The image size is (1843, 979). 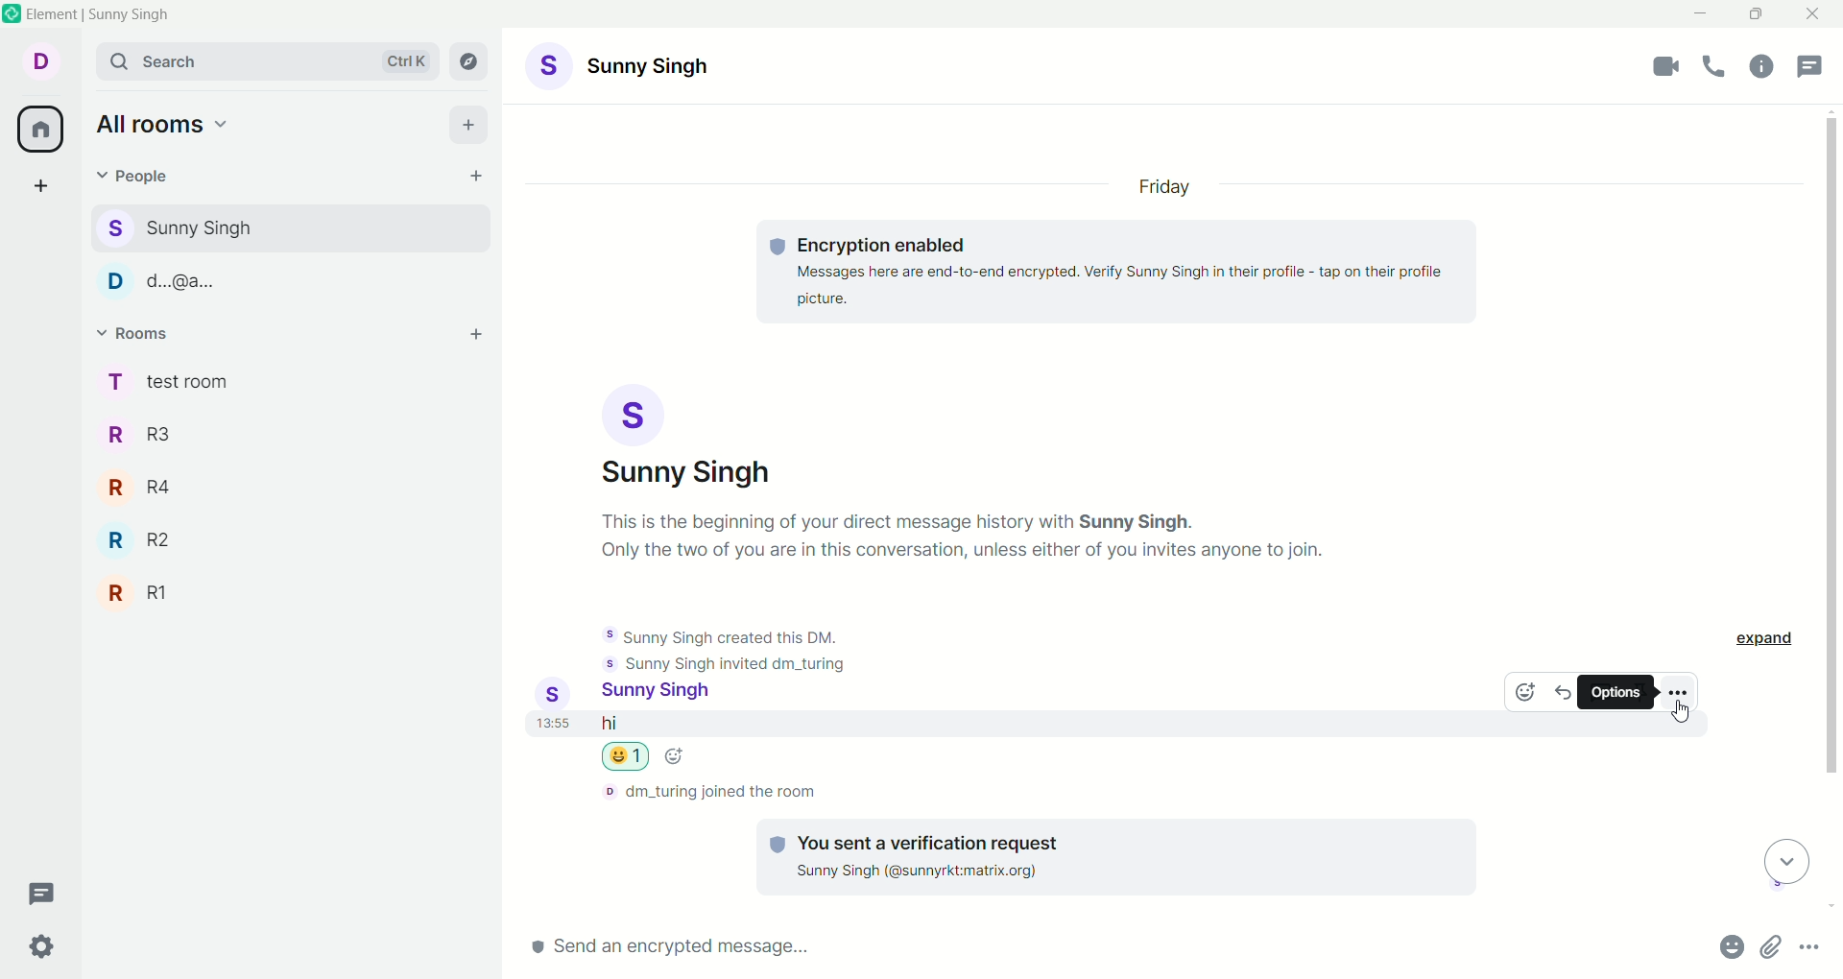 What do you see at coordinates (621, 68) in the screenshot?
I see `account` at bounding box center [621, 68].